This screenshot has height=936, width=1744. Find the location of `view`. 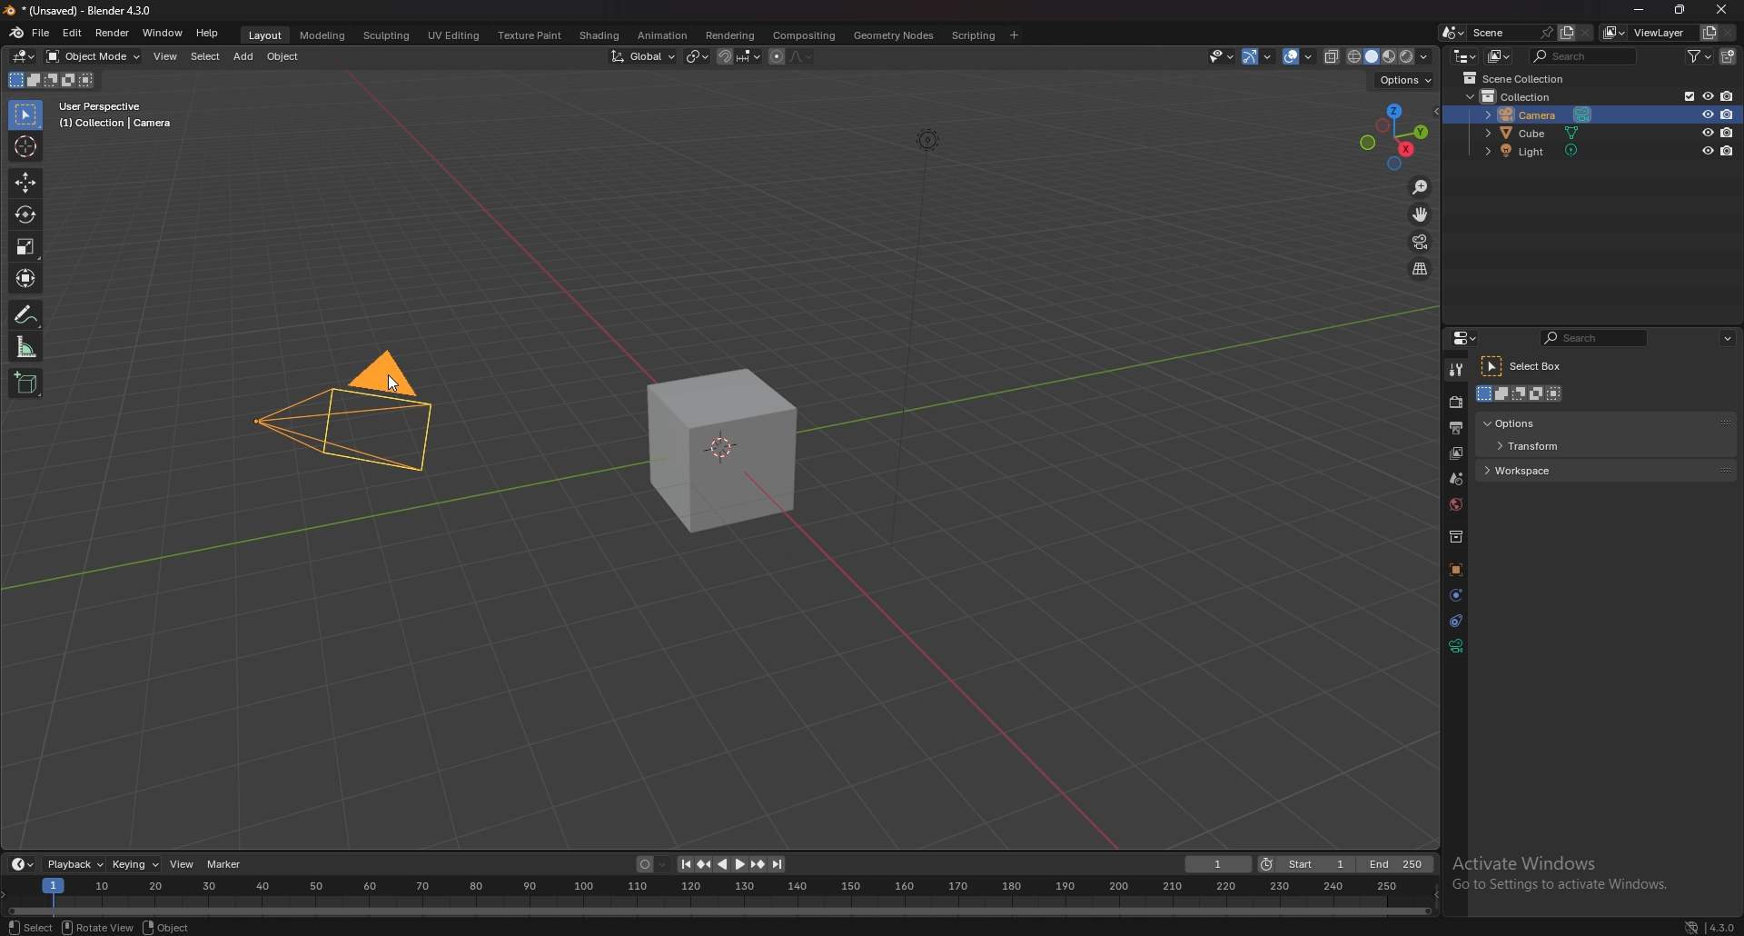

view is located at coordinates (165, 55).